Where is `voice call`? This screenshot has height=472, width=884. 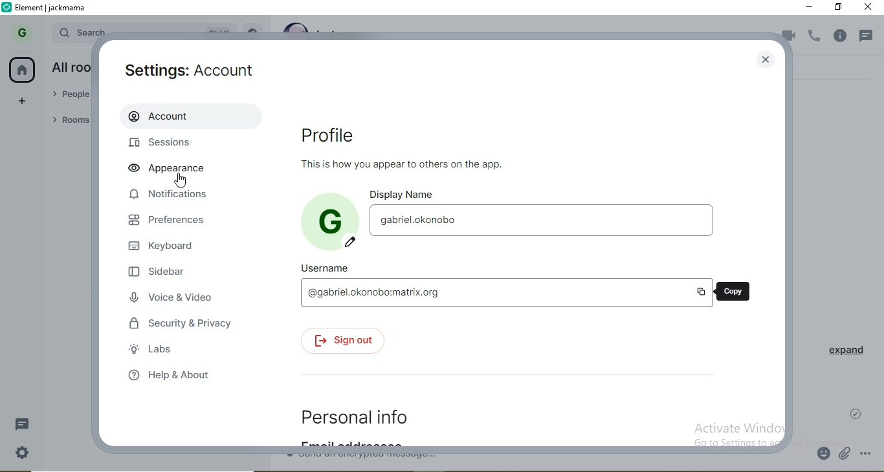
voice call is located at coordinates (815, 37).